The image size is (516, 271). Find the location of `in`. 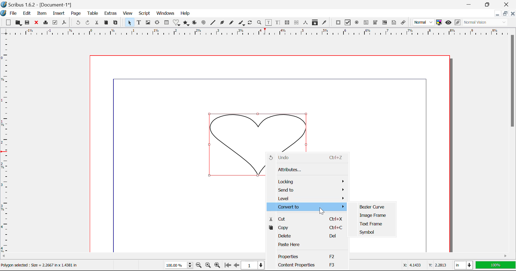

in is located at coordinates (463, 265).